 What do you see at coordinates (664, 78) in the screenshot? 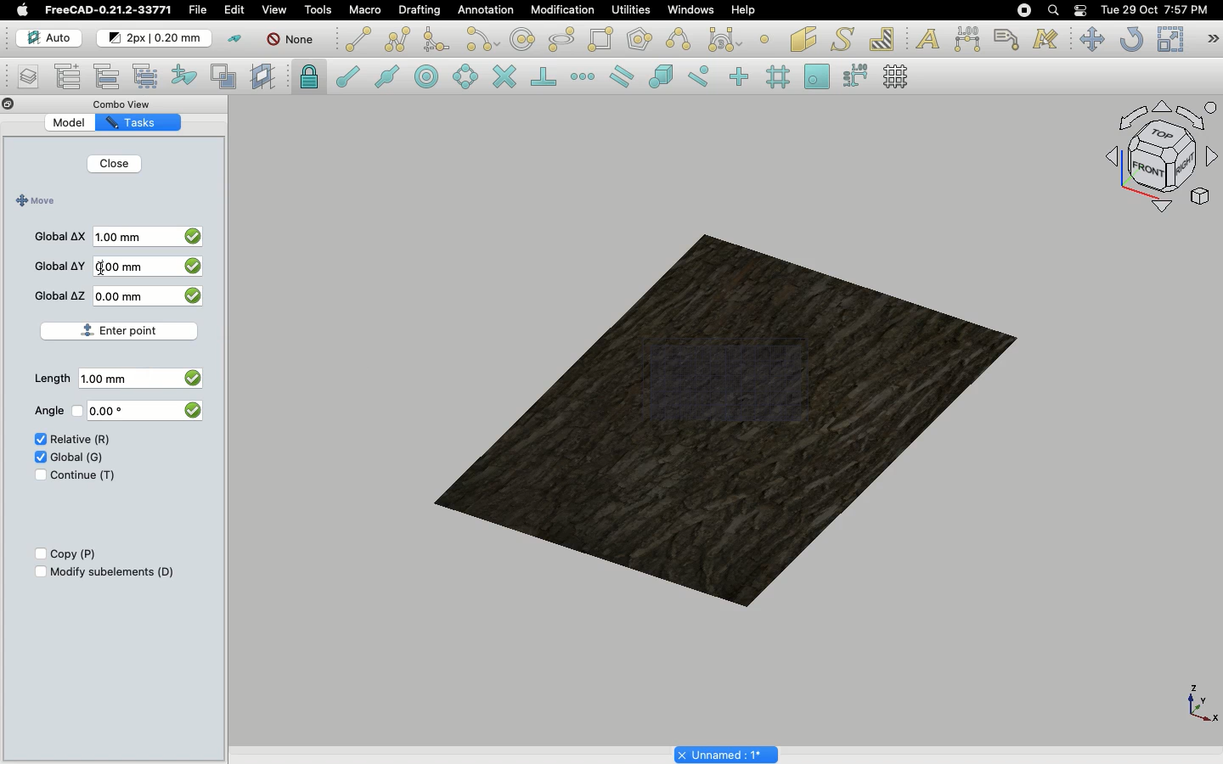
I see `Snap special ` at bounding box center [664, 78].